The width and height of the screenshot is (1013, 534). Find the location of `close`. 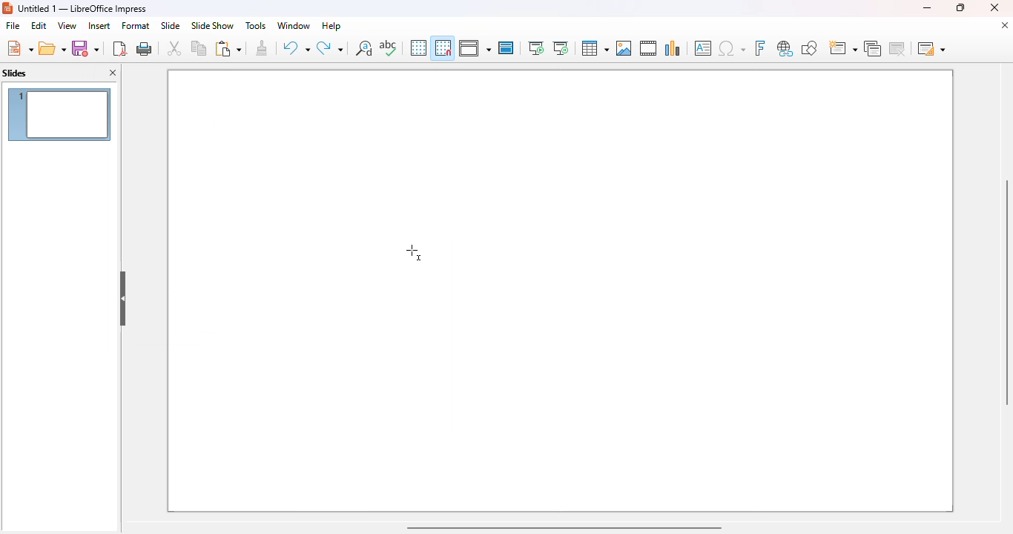

close is located at coordinates (994, 7).